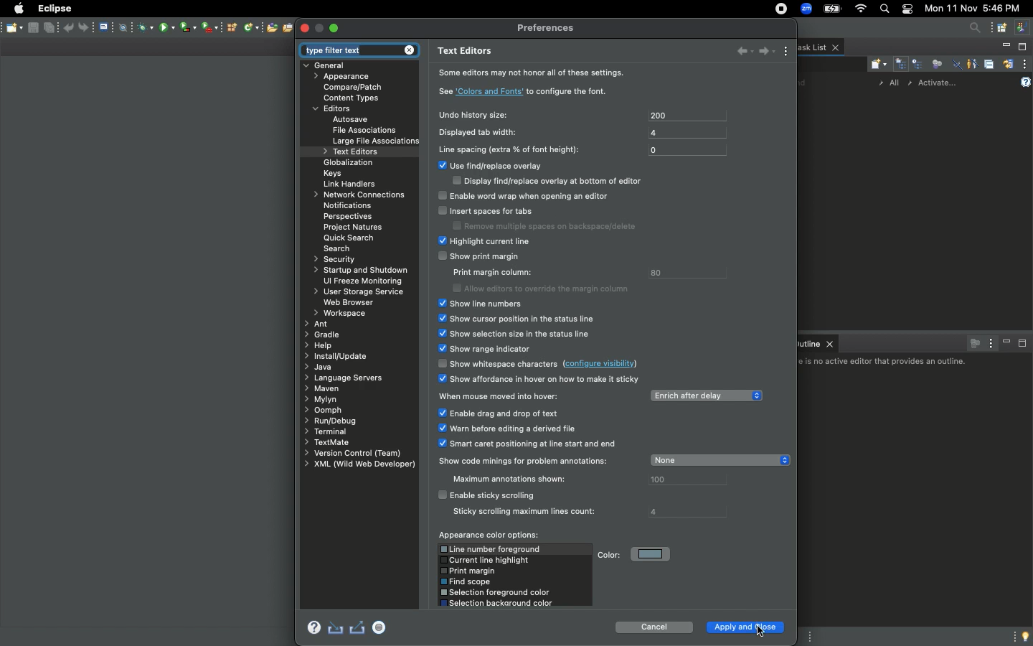  What do you see at coordinates (364, 130) in the screenshot?
I see `File associations` at bounding box center [364, 130].